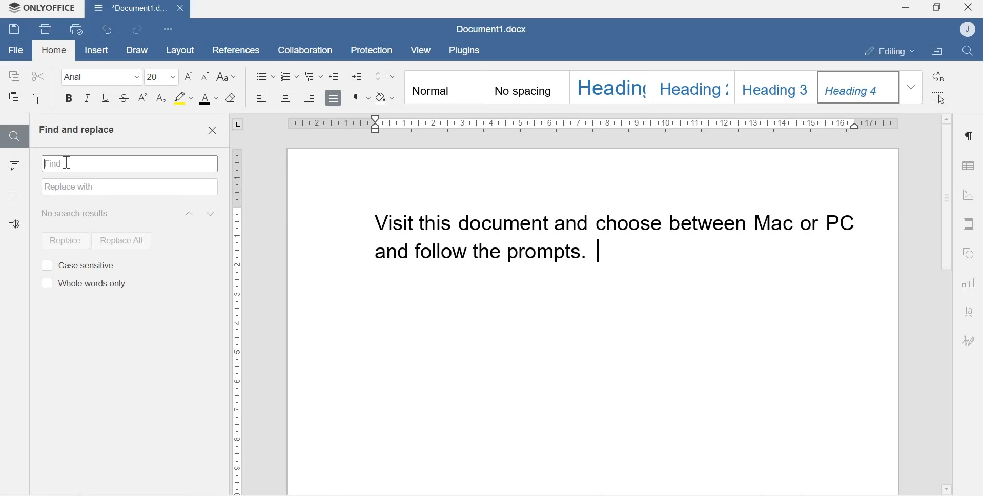 The image size is (983, 496). I want to click on References, so click(232, 49).